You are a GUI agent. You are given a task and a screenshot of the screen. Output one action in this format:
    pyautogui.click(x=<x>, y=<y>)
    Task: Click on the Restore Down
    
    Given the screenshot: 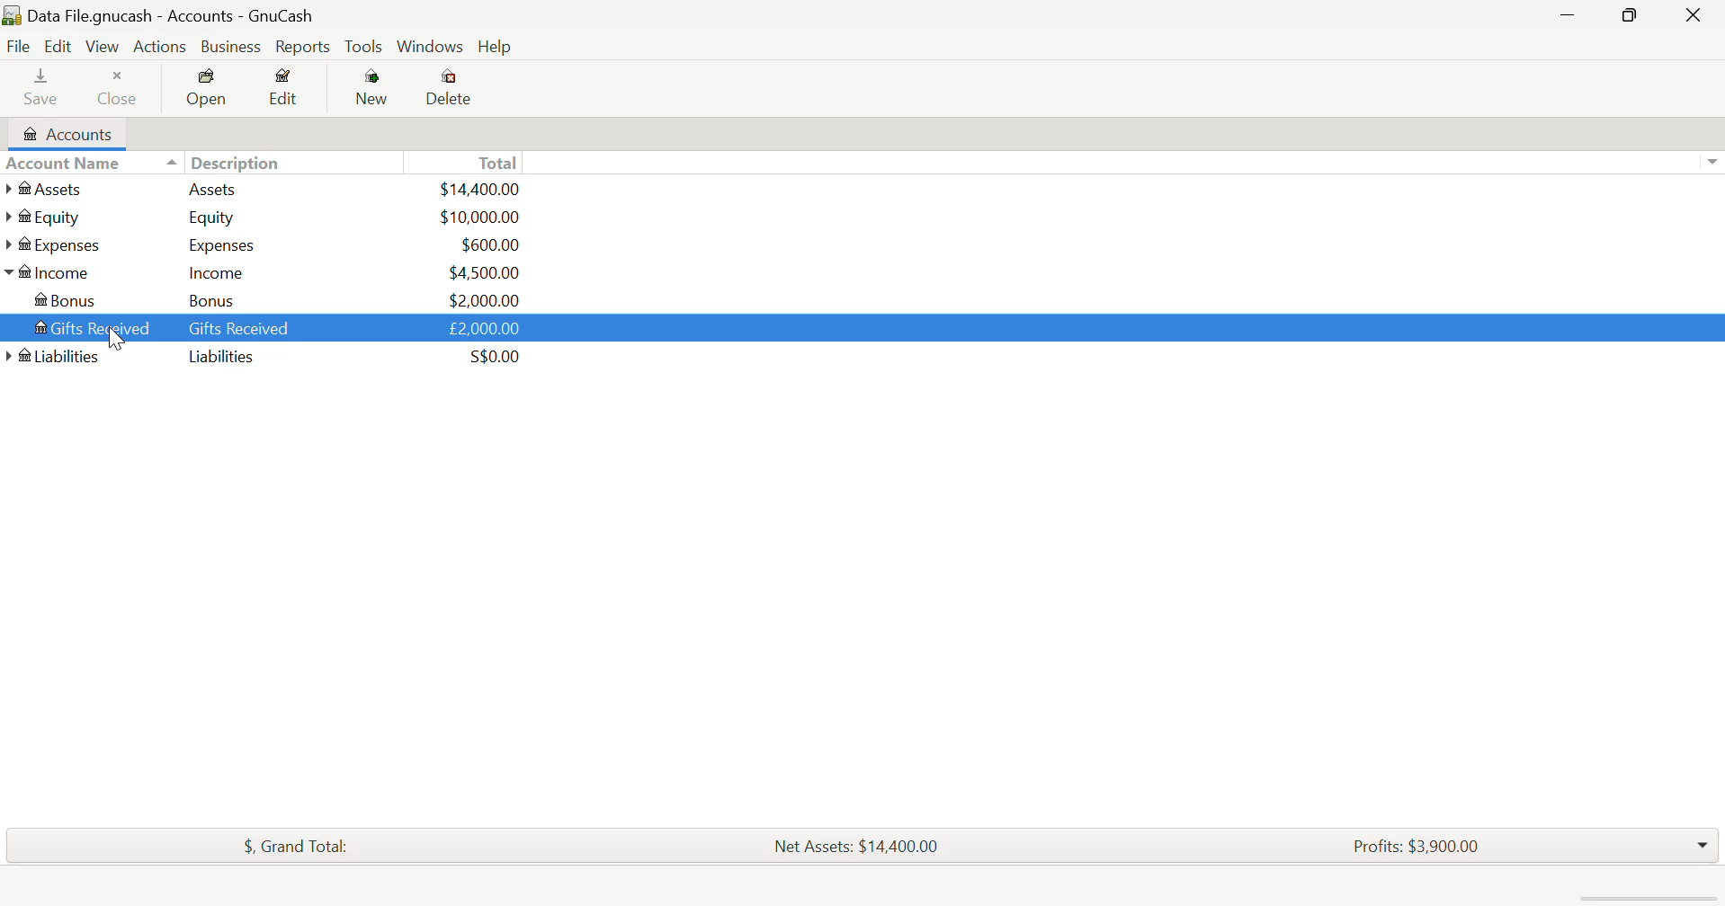 What is the action you would take?
    pyautogui.click(x=1571, y=14)
    